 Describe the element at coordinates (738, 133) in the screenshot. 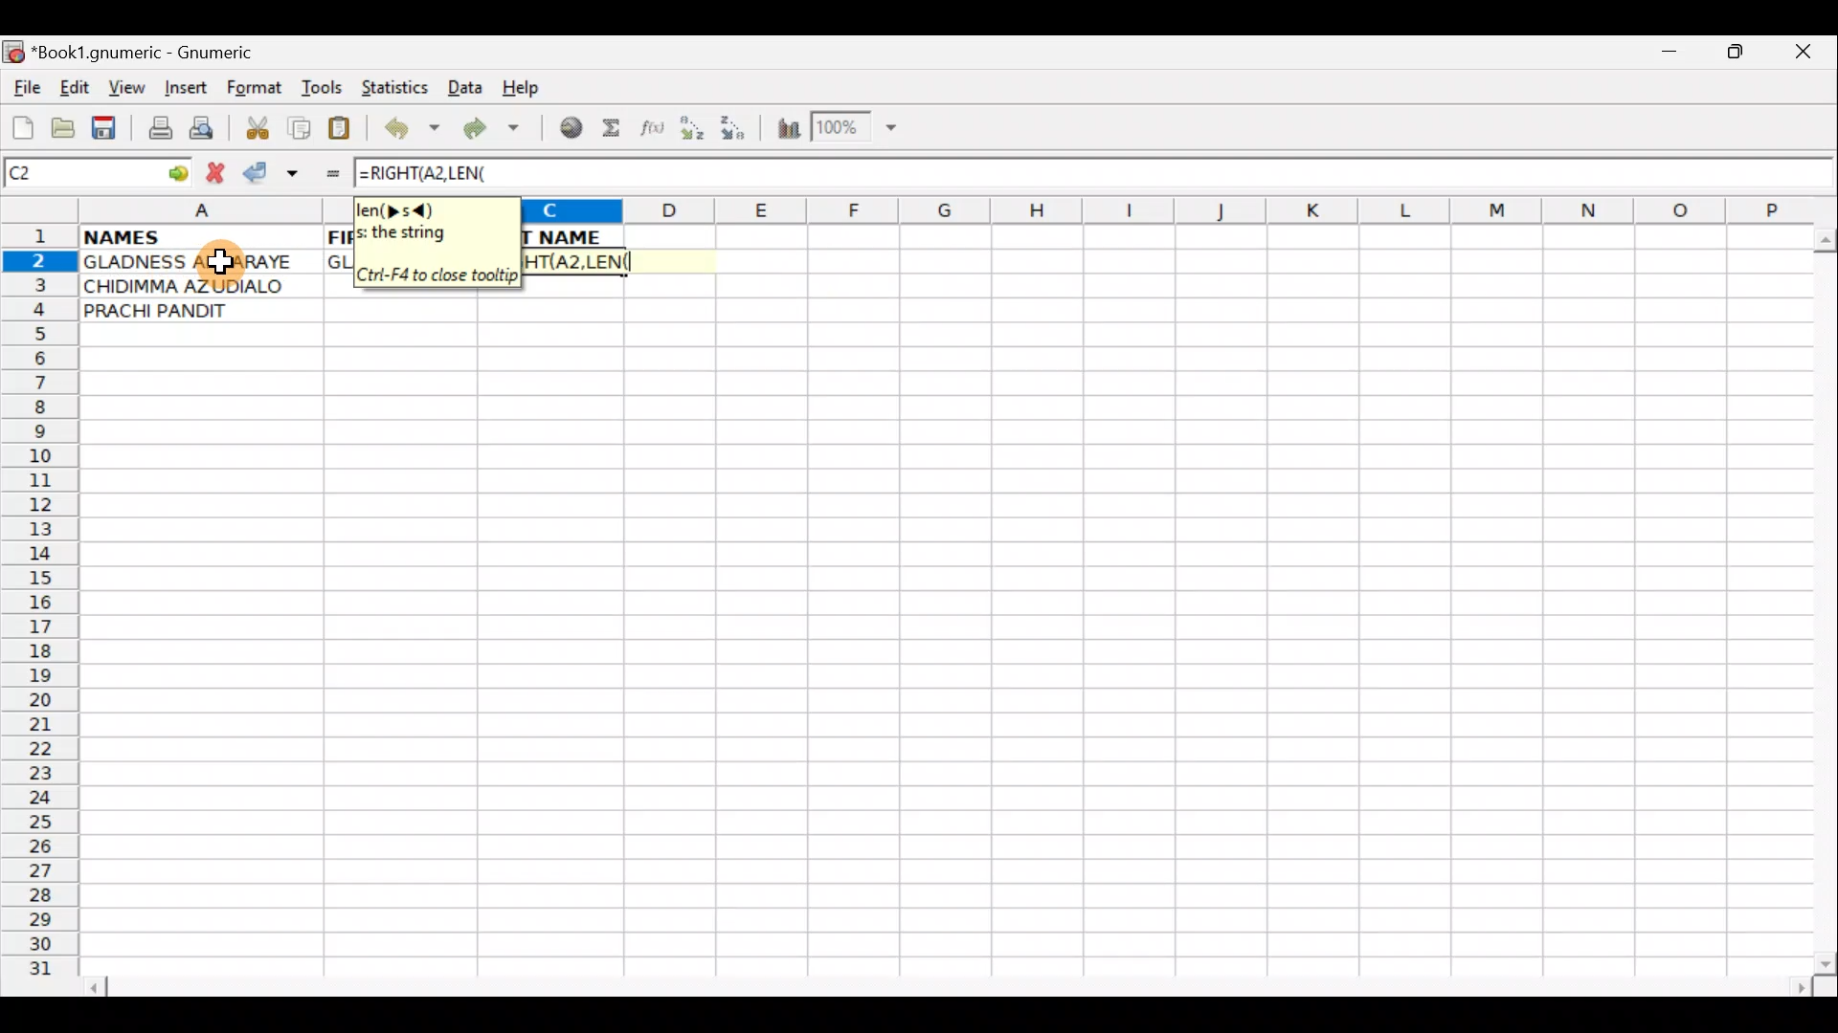

I see `Sort Descending order` at that location.